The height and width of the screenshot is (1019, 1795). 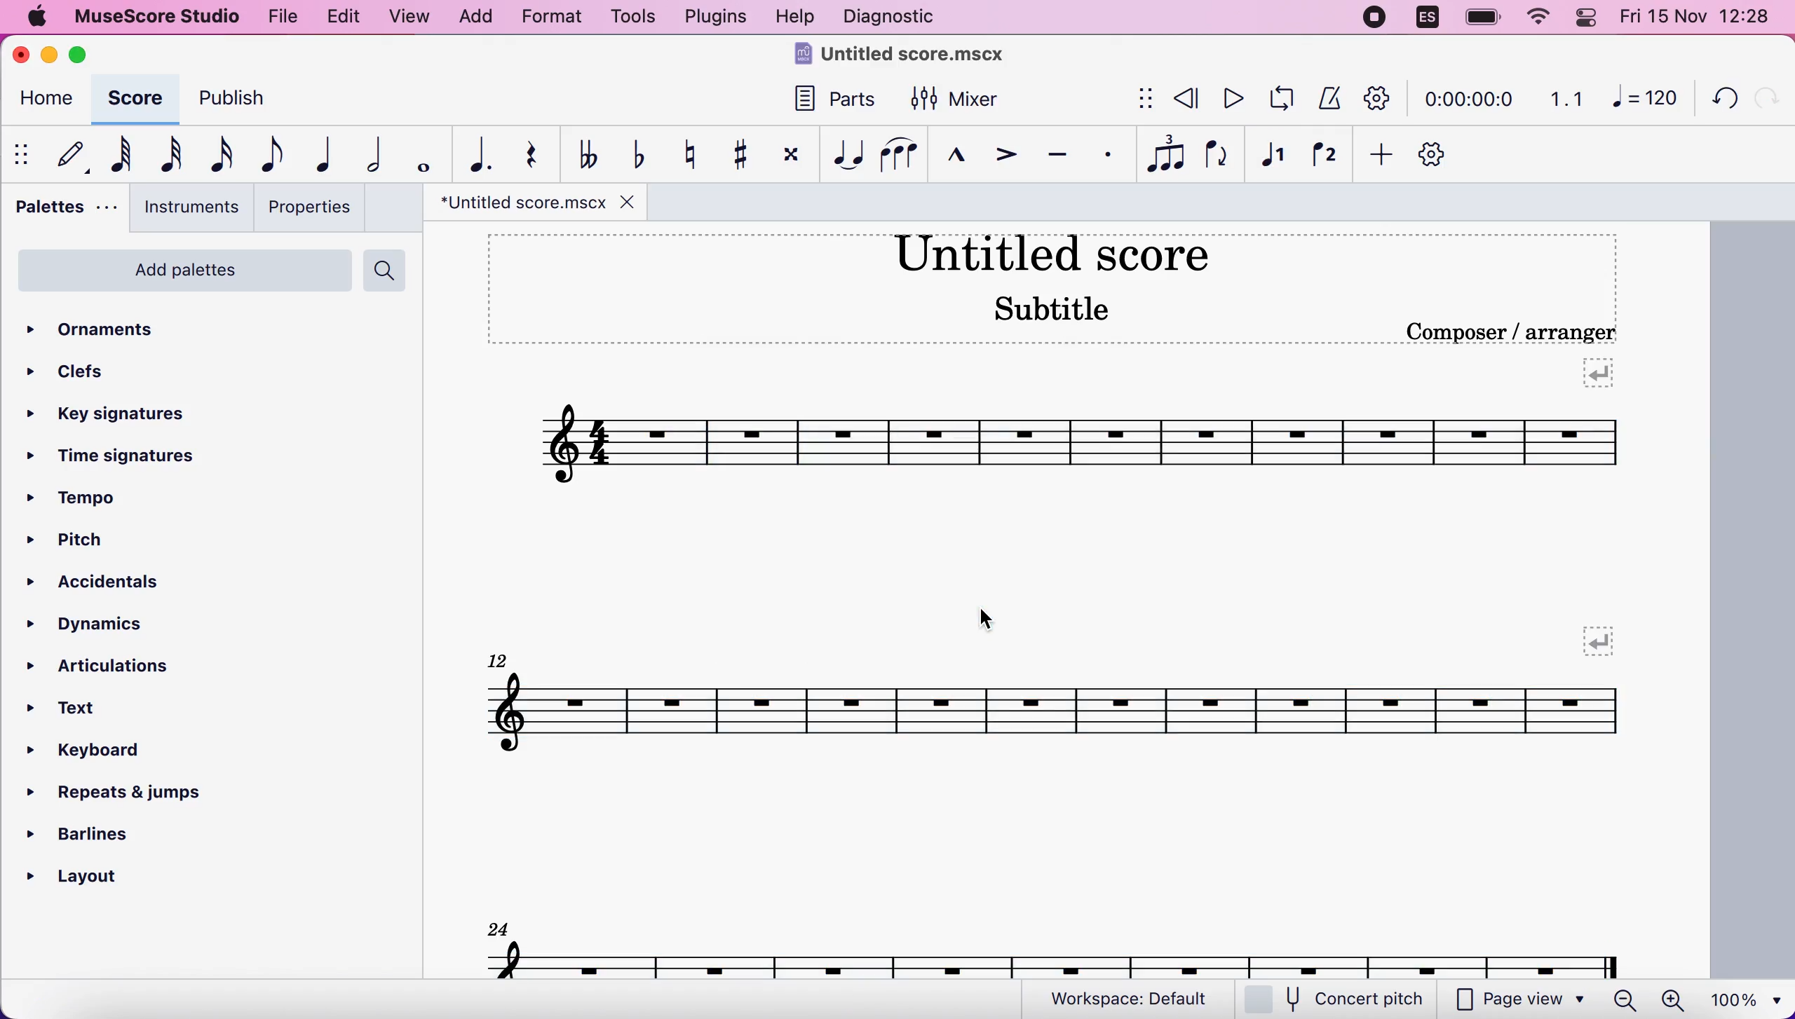 I want to click on wifi, so click(x=1536, y=18).